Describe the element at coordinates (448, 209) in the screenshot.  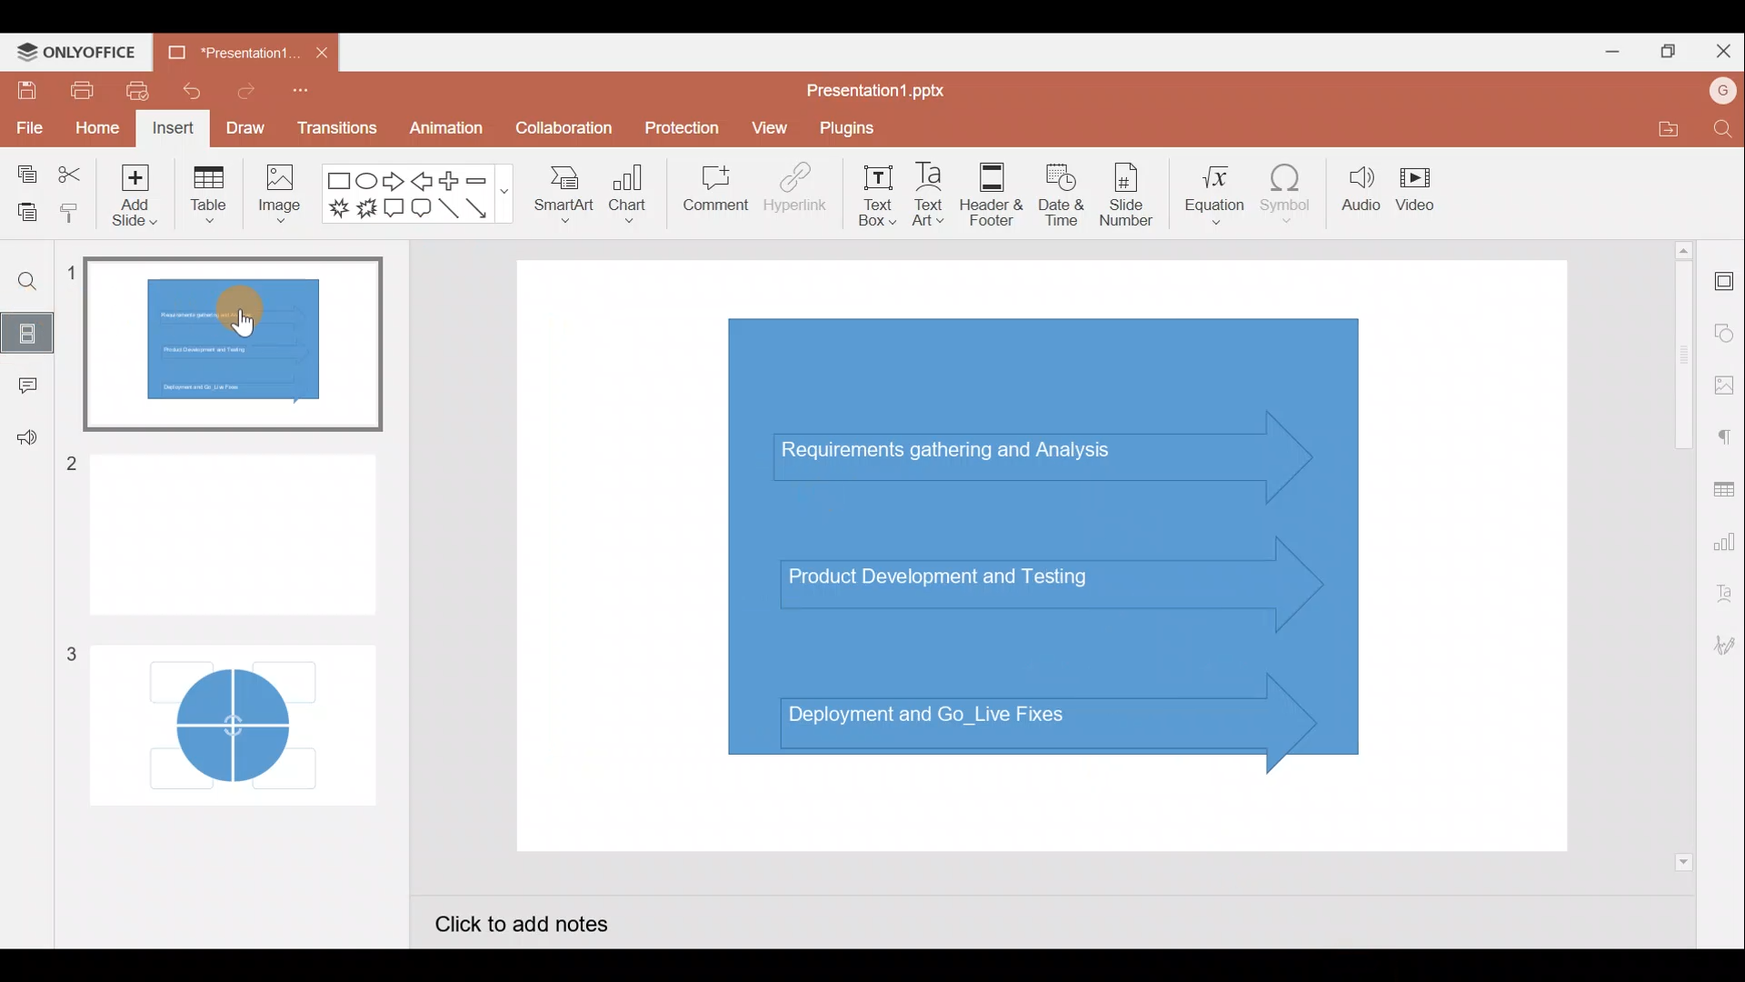
I see `Line` at that location.